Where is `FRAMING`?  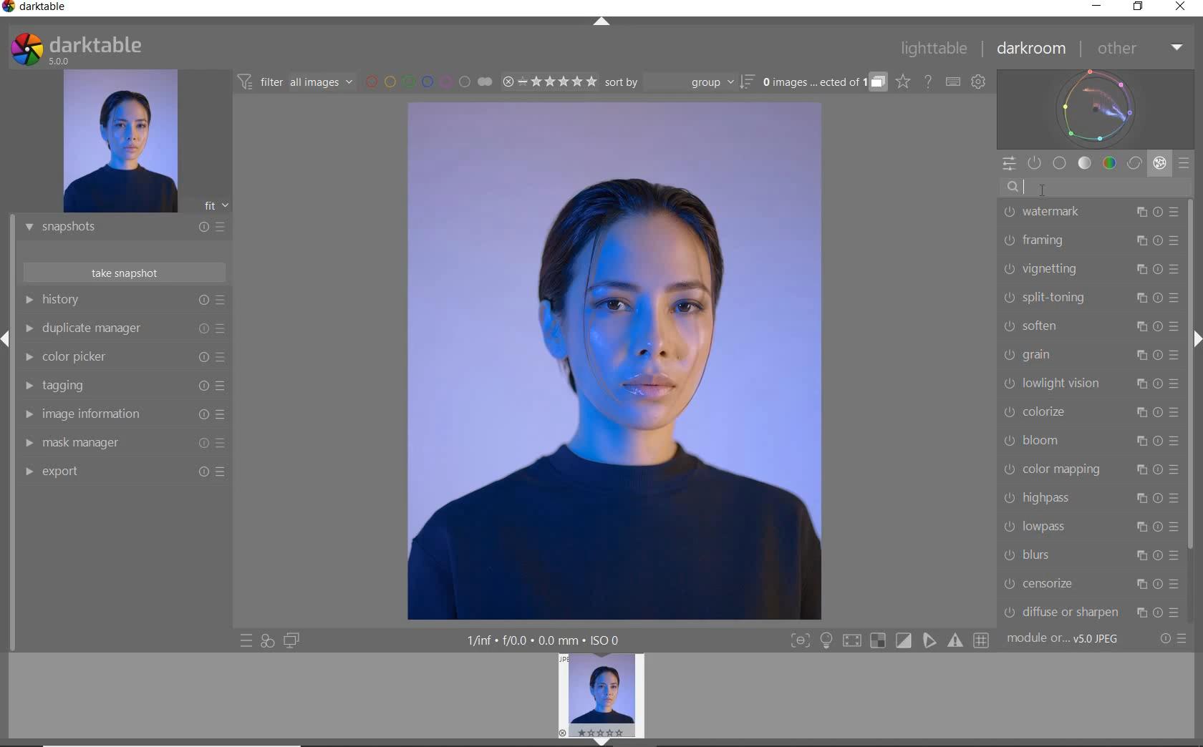
FRAMING is located at coordinates (1090, 240).